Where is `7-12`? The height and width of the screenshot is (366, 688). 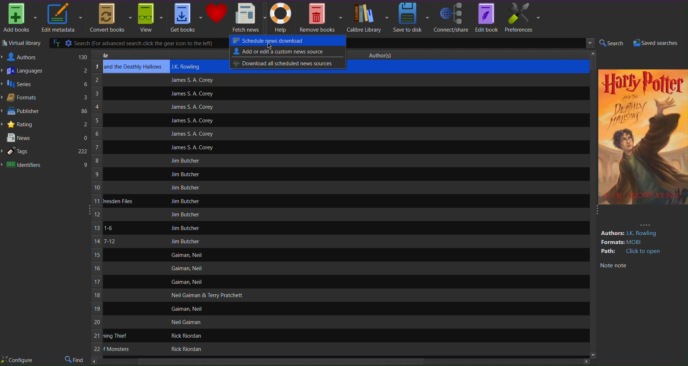 7-12 is located at coordinates (109, 241).